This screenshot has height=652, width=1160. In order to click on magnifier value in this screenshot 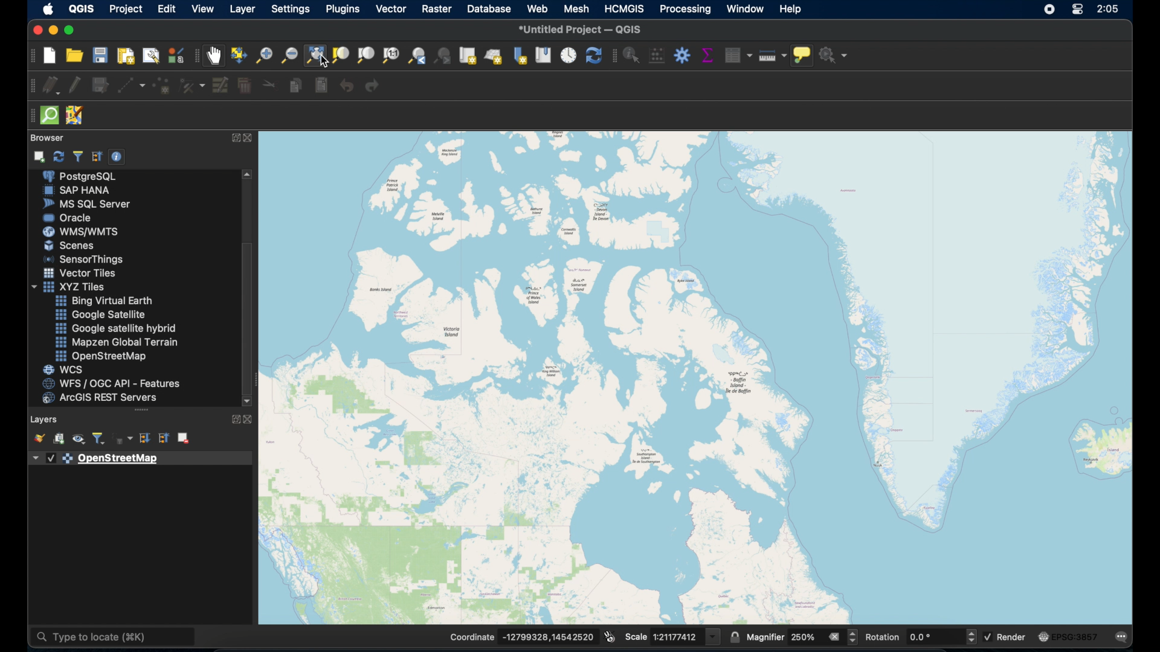, I will do `click(807, 638)`.